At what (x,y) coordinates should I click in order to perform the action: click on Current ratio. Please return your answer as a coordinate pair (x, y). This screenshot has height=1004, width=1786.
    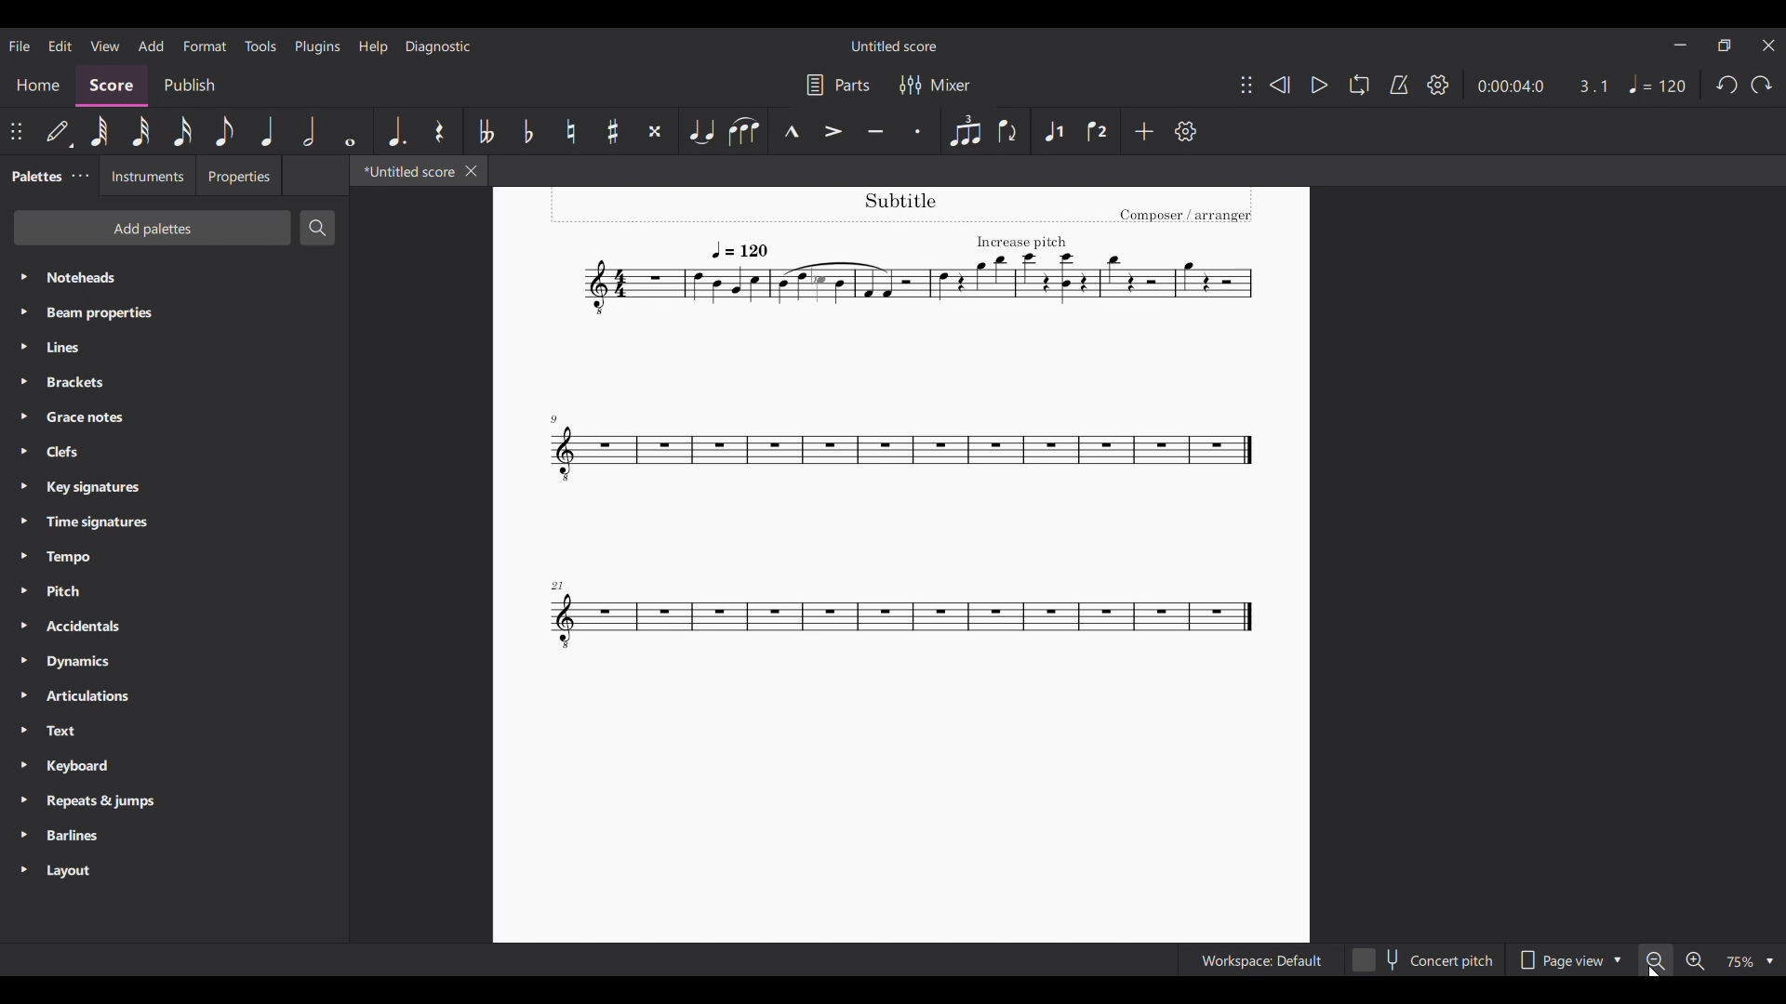
    Looking at the image, I should click on (1593, 86).